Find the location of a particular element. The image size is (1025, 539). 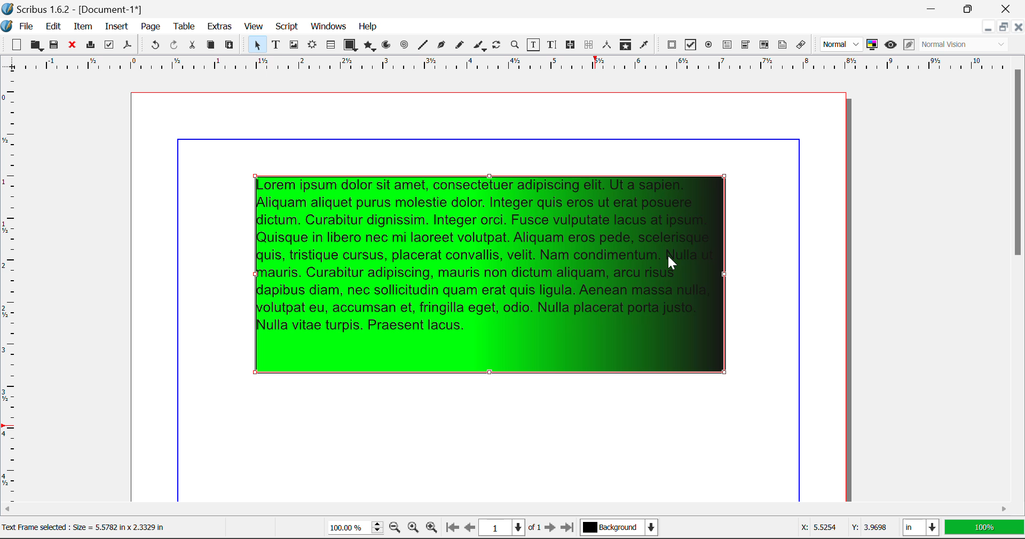

Gradient applied to text is located at coordinates (496, 278).